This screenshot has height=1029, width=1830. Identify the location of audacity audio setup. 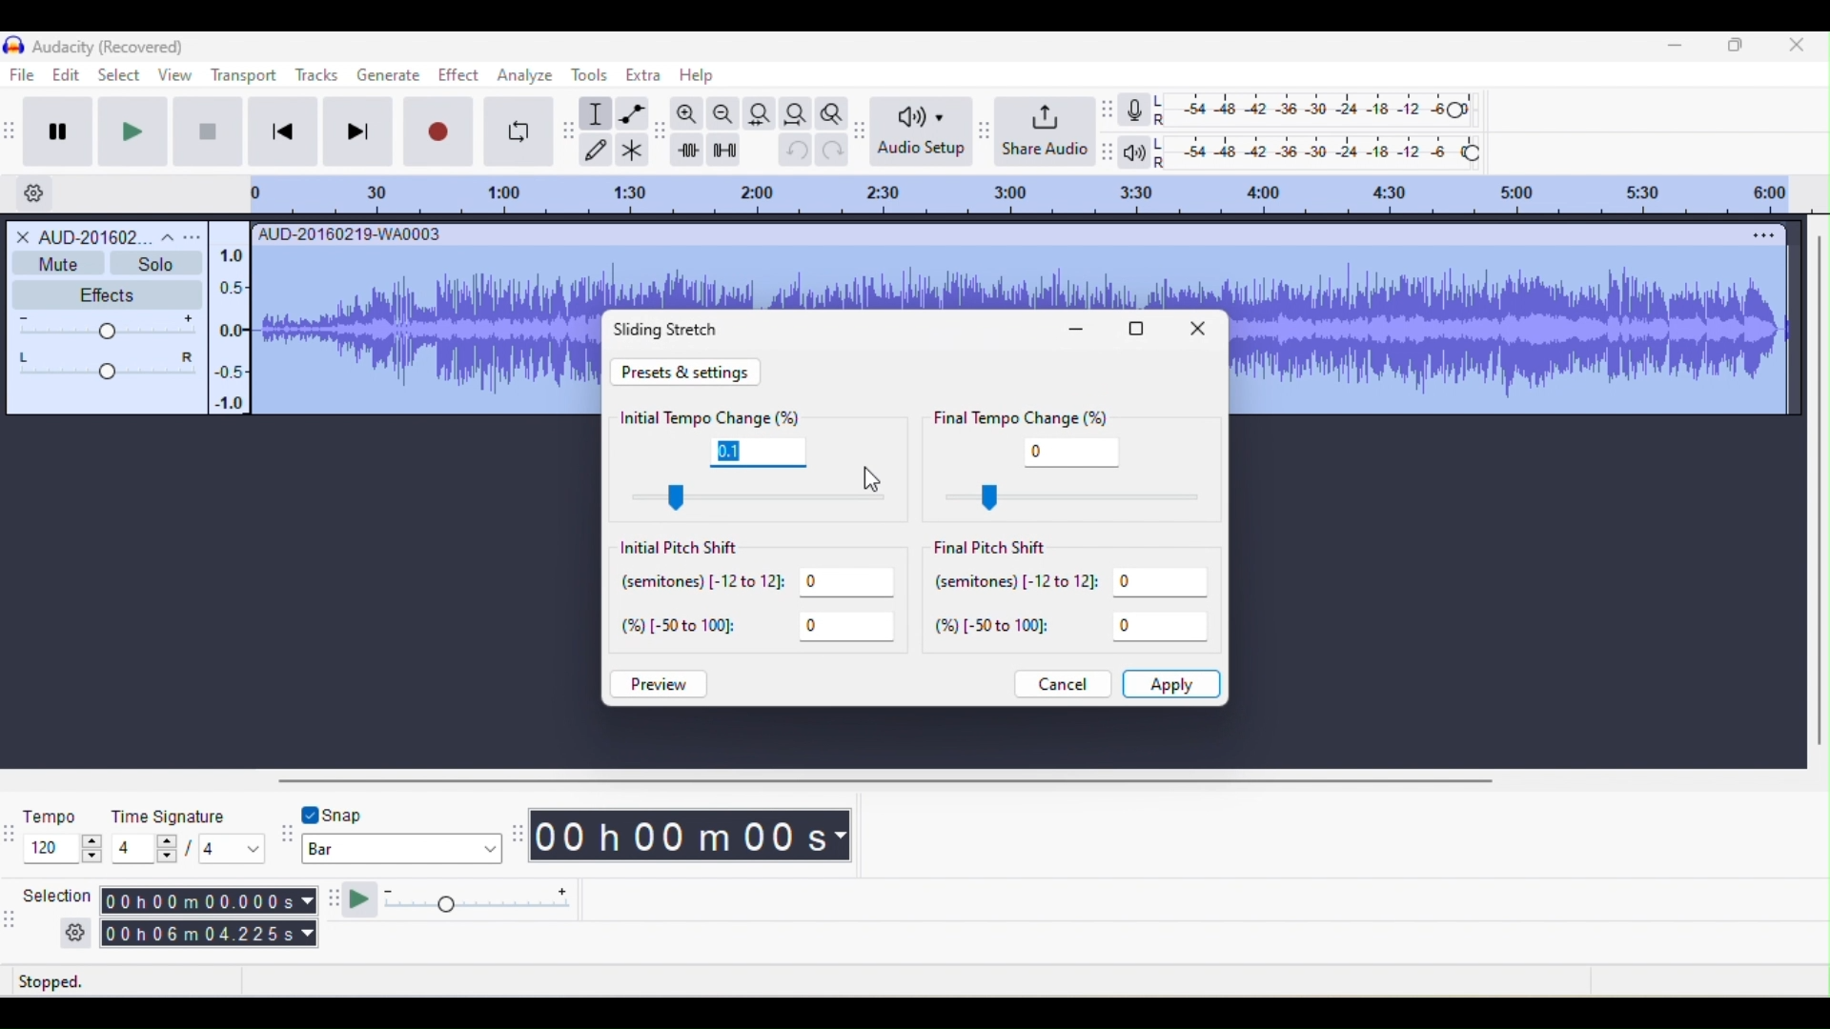
(863, 128).